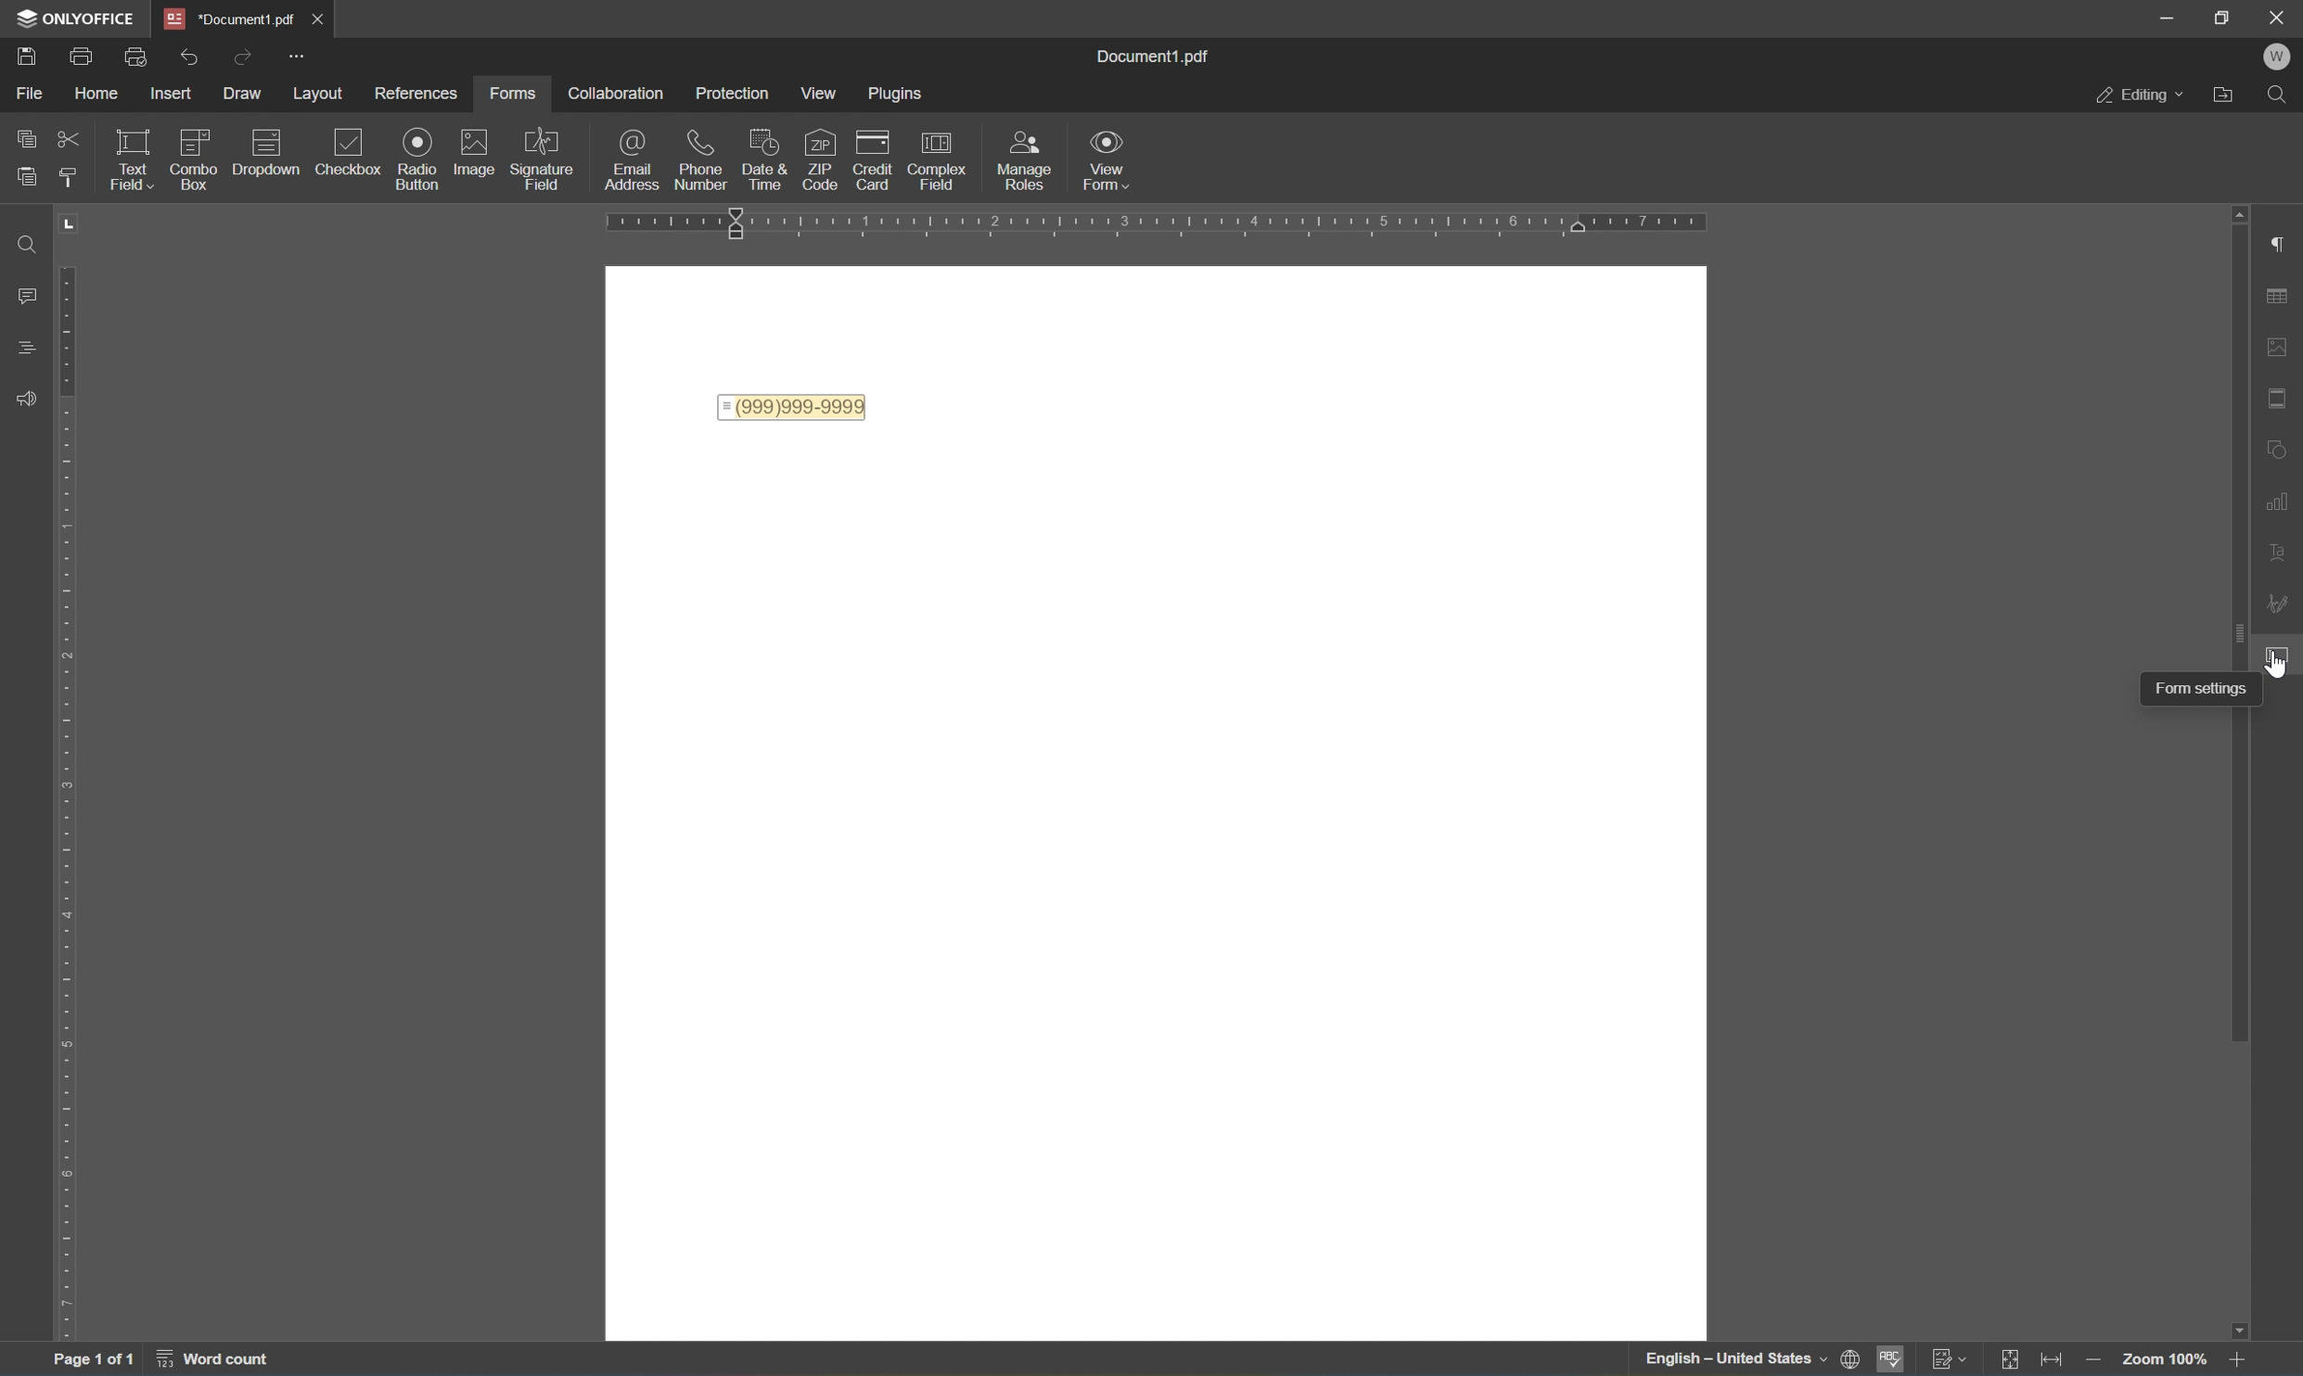 Image resolution: width=2303 pixels, height=1376 pixels. I want to click on shape settings, so click(2282, 444).